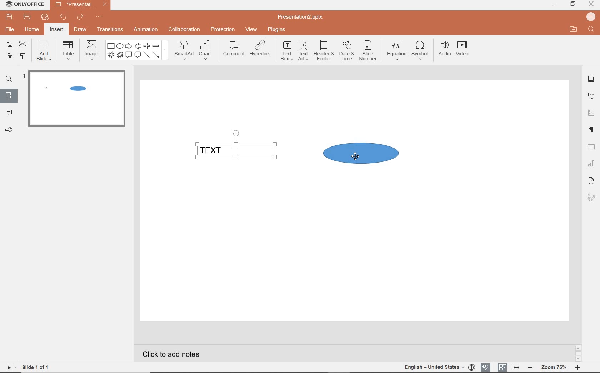 The height and width of the screenshot is (373, 600). Describe the element at coordinates (592, 30) in the screenshot. I see `FIND` at that location.